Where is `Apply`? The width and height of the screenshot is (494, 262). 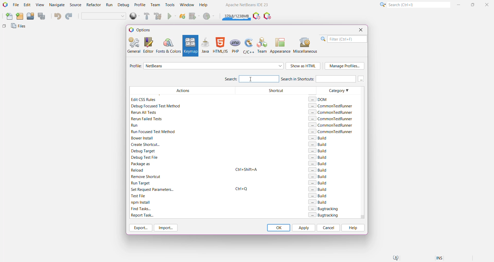
Apply is located at coordinates (303, 228).